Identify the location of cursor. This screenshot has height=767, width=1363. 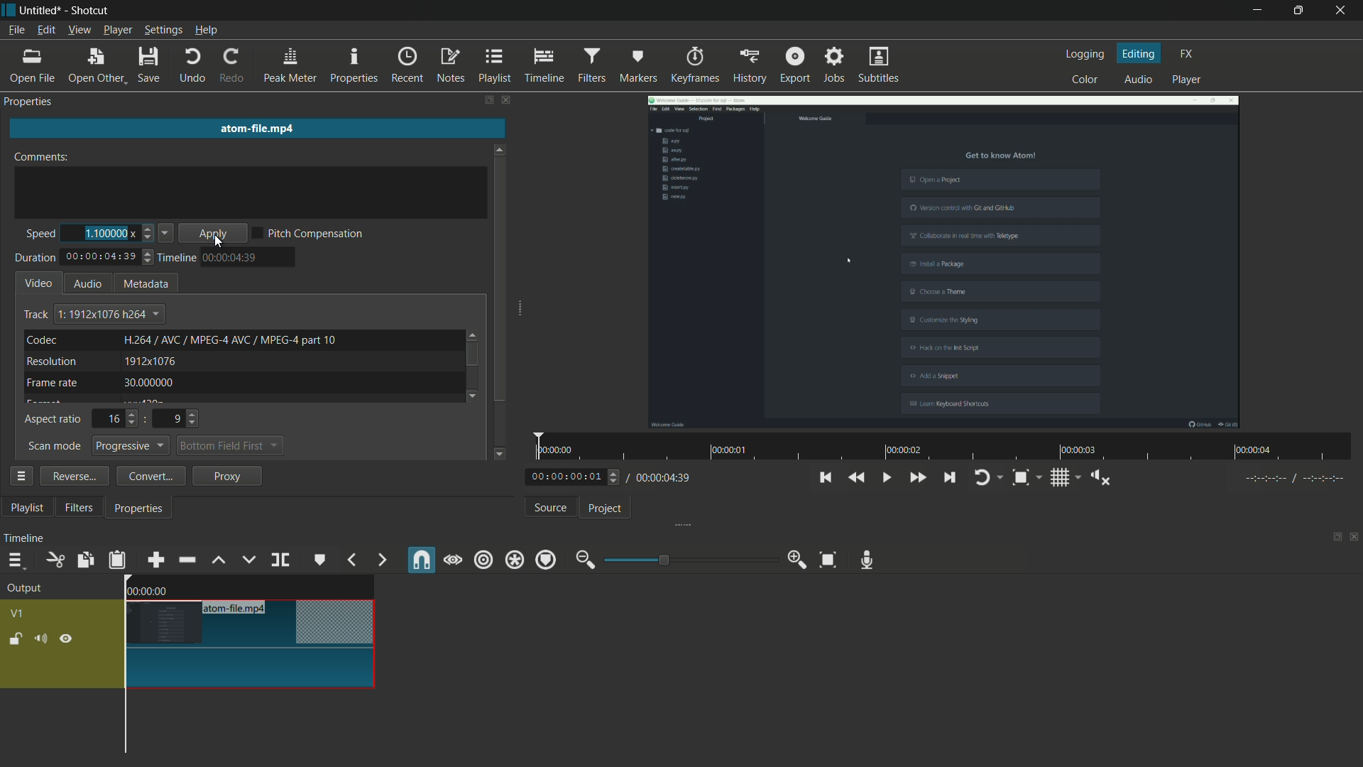
(333, 165).